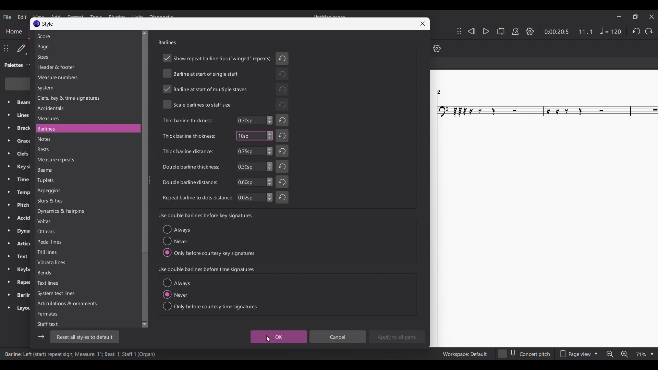  Describe the element at coordinates (486, 32) in the screenshot. I see `Play` at that location.